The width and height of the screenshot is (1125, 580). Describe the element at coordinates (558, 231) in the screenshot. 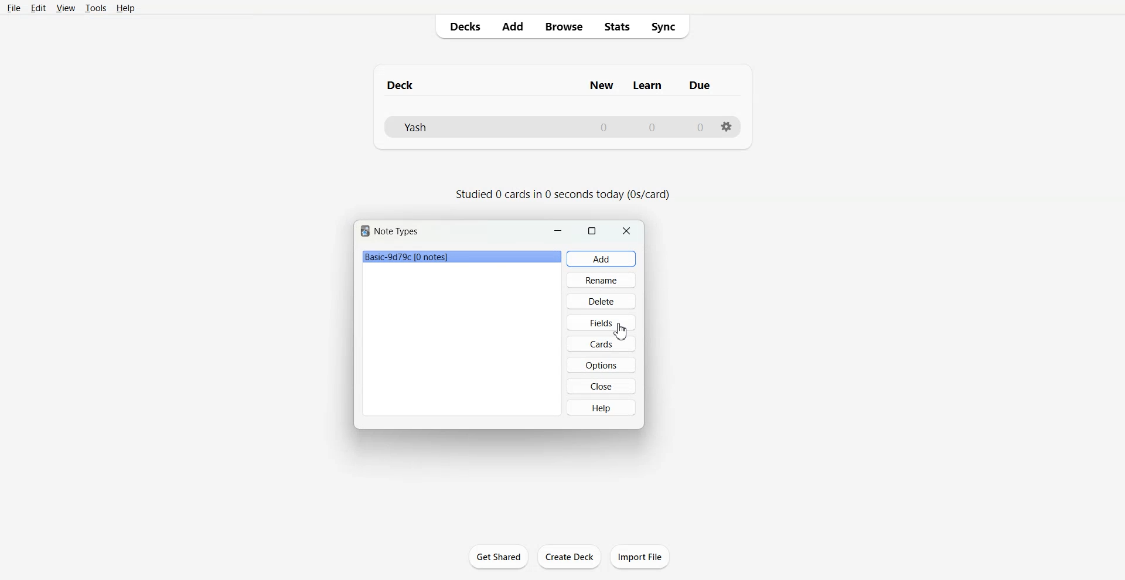

I see `Minimize` at that location.